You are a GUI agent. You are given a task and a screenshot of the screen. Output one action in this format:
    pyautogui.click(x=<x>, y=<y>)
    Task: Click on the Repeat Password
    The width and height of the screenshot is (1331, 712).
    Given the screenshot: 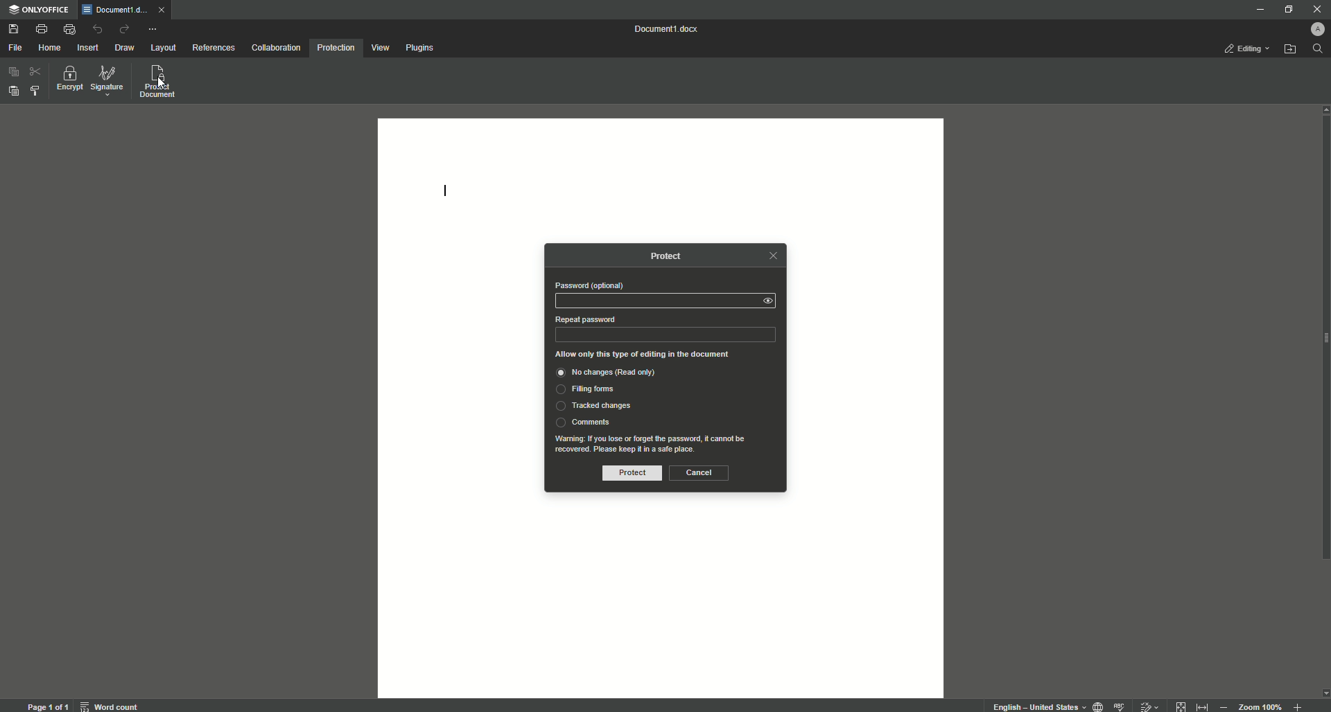 What is the action you would take?
    pyautogui.click(x=584, y=319)
    